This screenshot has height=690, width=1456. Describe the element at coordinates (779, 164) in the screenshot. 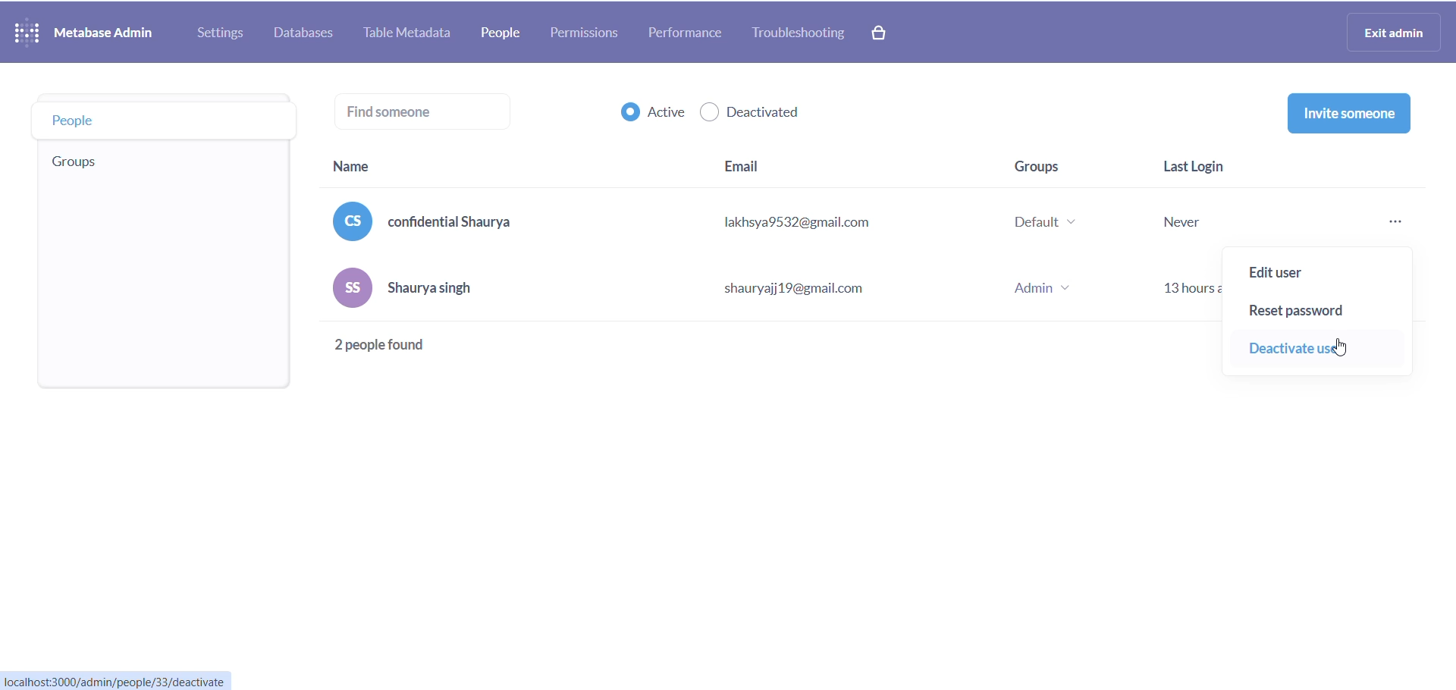

I see `email heading` at that location.